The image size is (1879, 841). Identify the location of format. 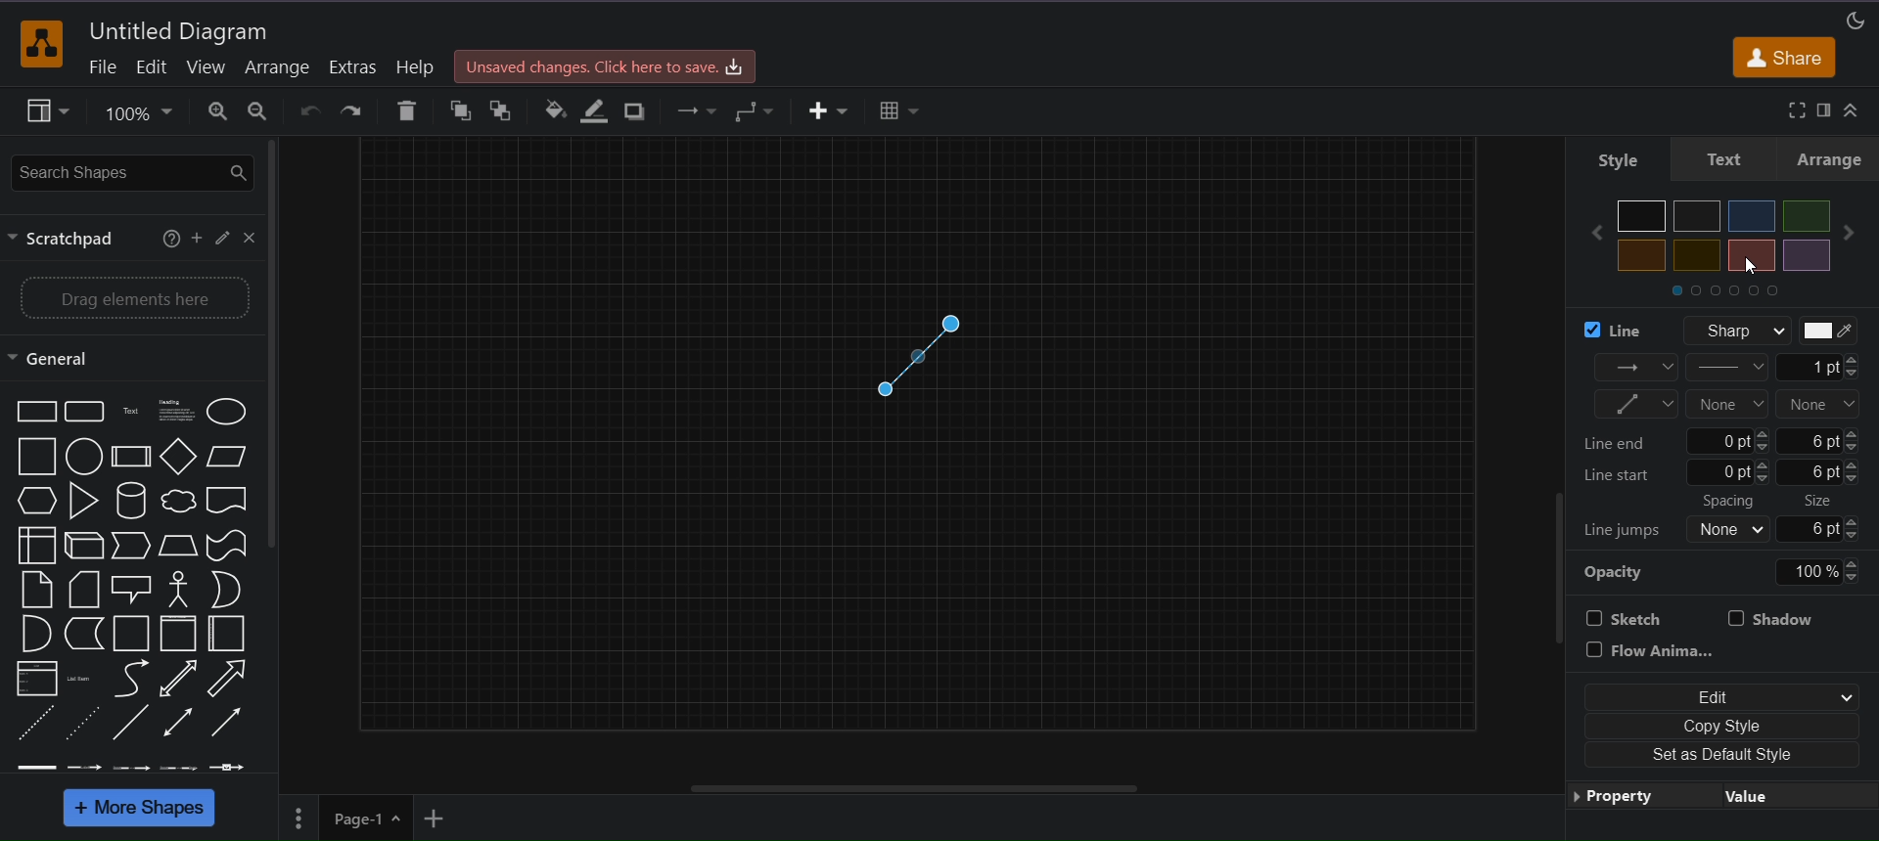
(1827, 110).